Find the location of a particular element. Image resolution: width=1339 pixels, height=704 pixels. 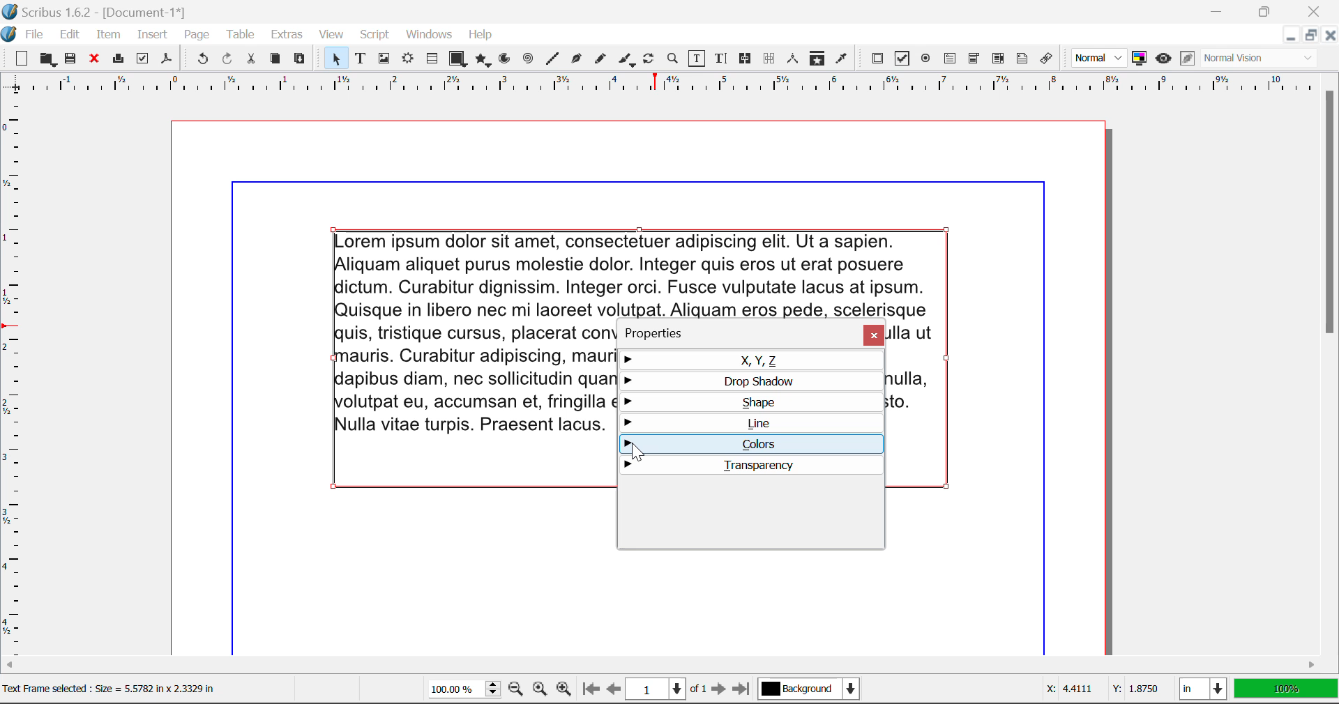

Image Frame is located at coordinates (384, 61).